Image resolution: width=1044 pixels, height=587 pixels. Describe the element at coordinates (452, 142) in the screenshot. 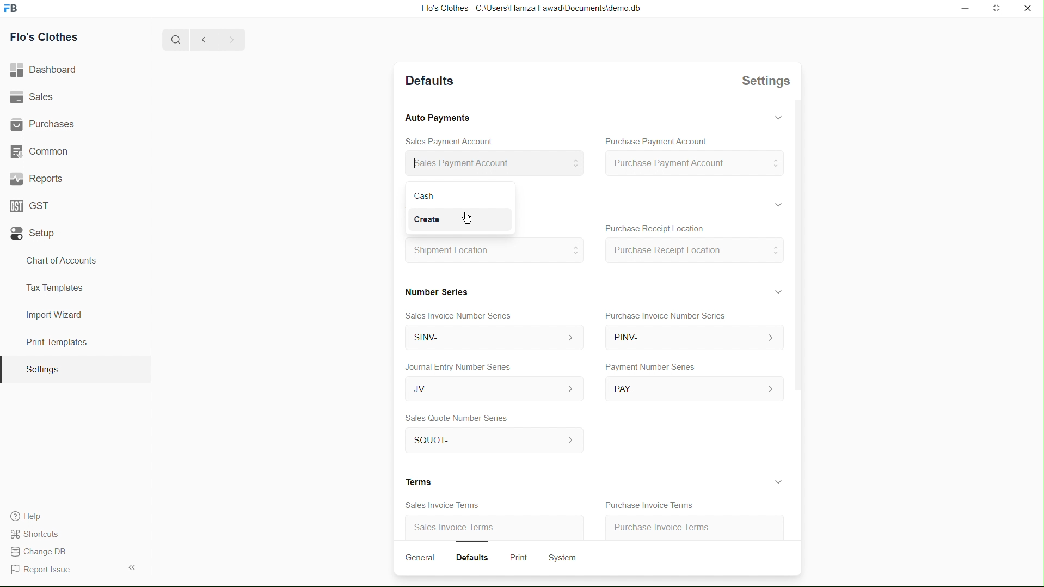

I see `Sales Payment Account` at that location.